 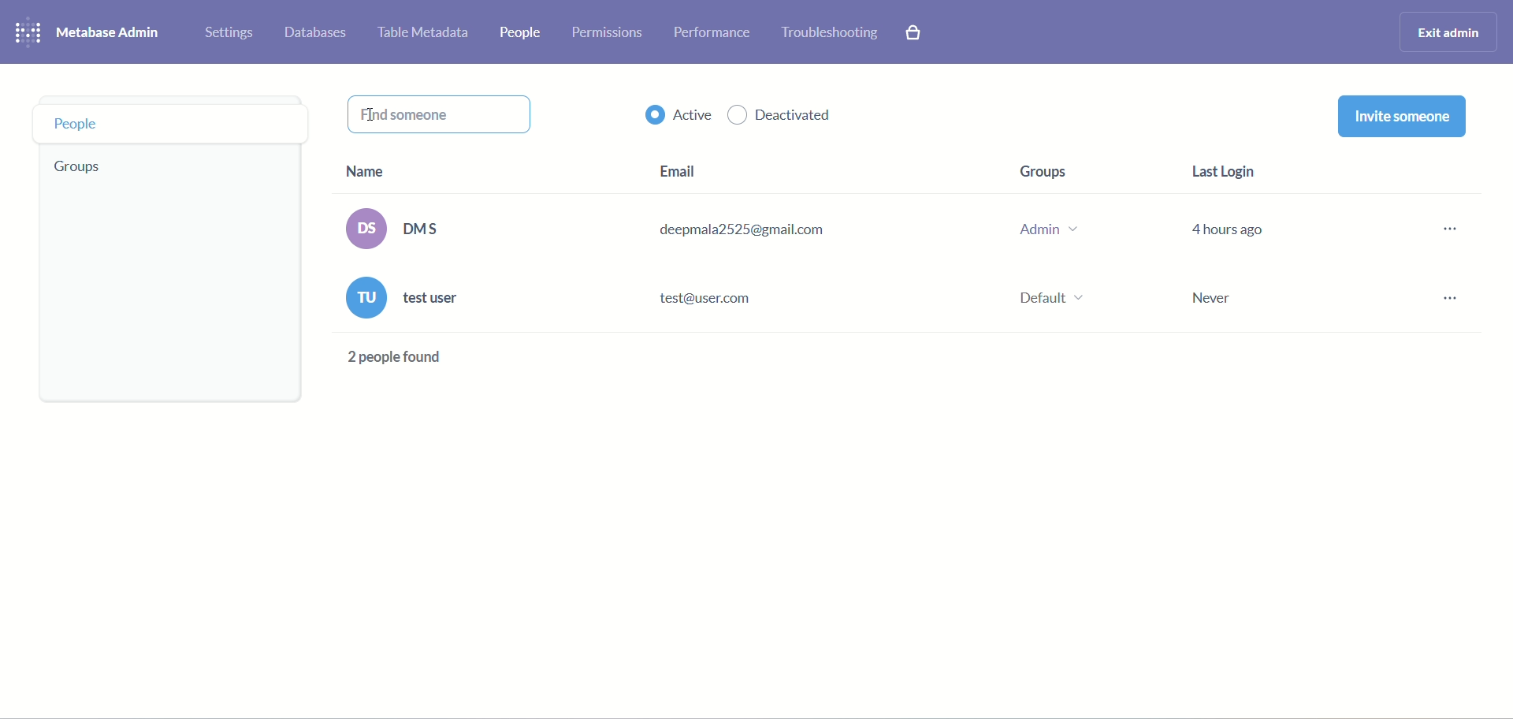 What do you see at coordinates (736, 262) in the screenshot?
I see `email` at bounding box center [736, 262].